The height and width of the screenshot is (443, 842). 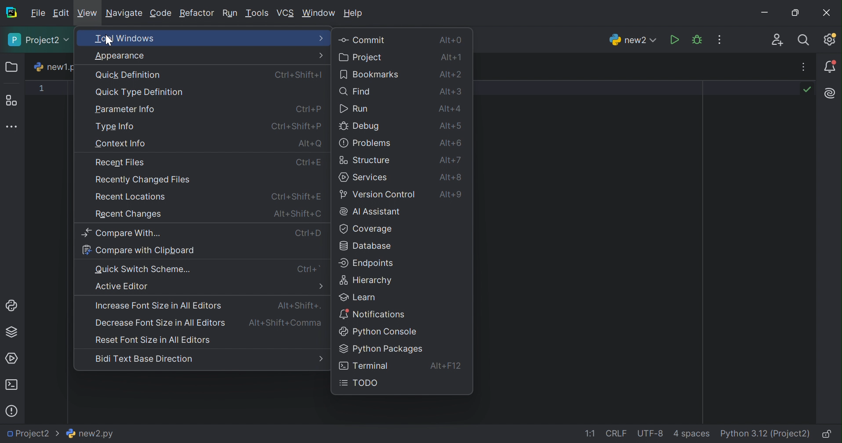 I want to click on Code with me, so click(x=778, y=40).